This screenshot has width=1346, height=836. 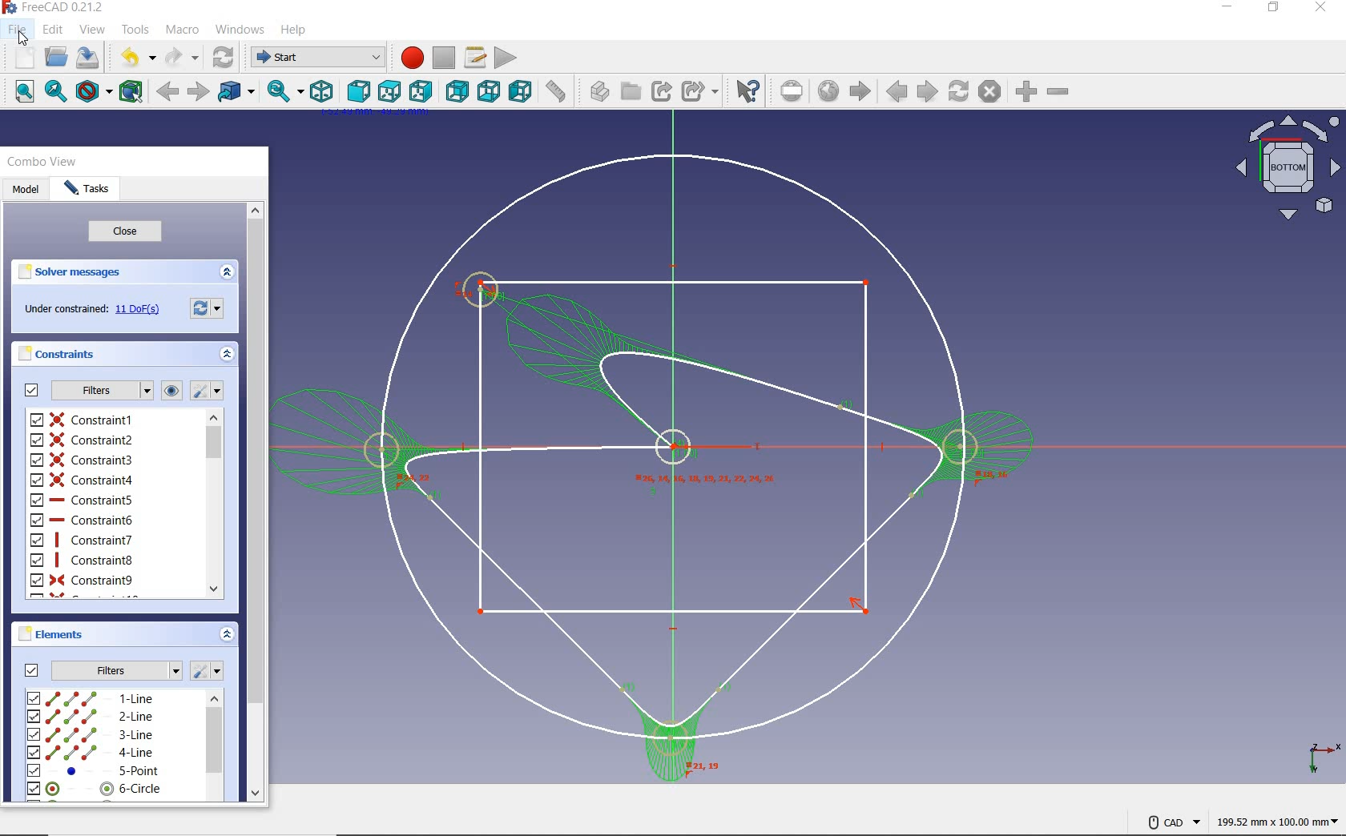 I want to click on execute macro, so click(x=506, y=57).